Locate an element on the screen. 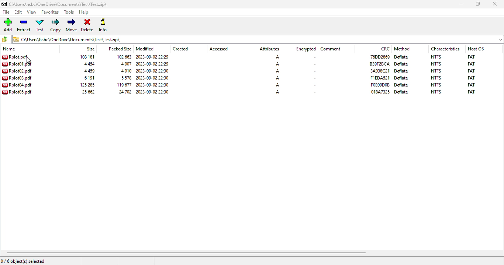 Image resolution: width=504 pixels, height=265 pixels. CRC is located at coordinates (386, 49).